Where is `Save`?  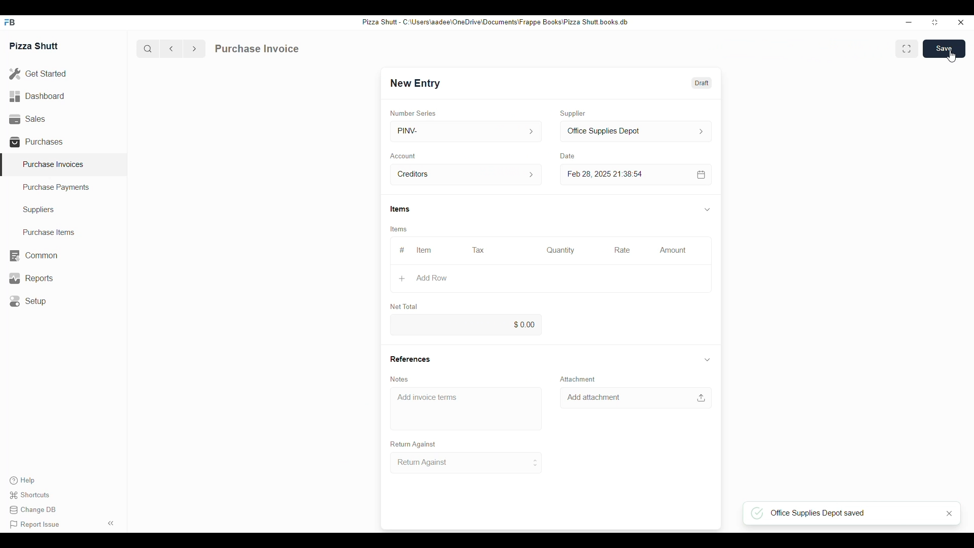
Save is located at coordinates (946, 48).